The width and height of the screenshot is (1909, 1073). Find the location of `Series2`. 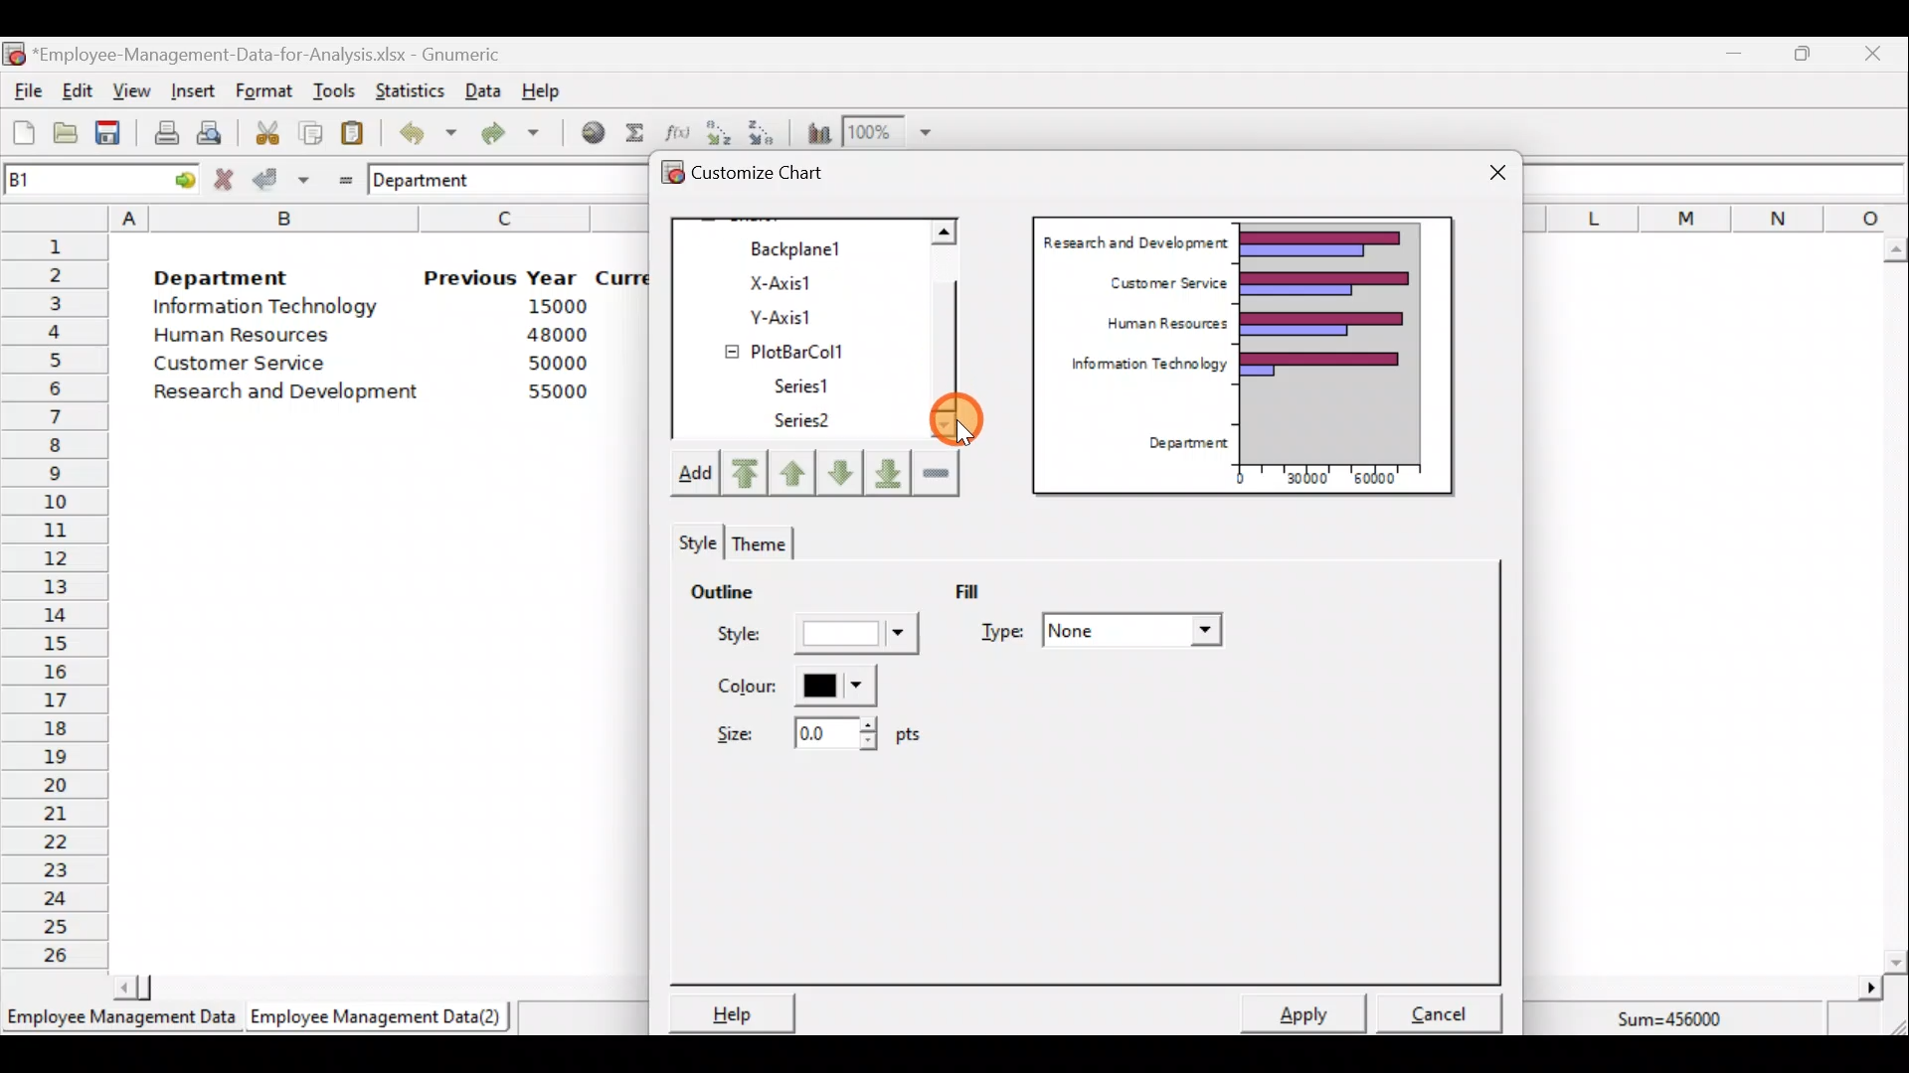

Series2 is located at coordinates (806, 421).